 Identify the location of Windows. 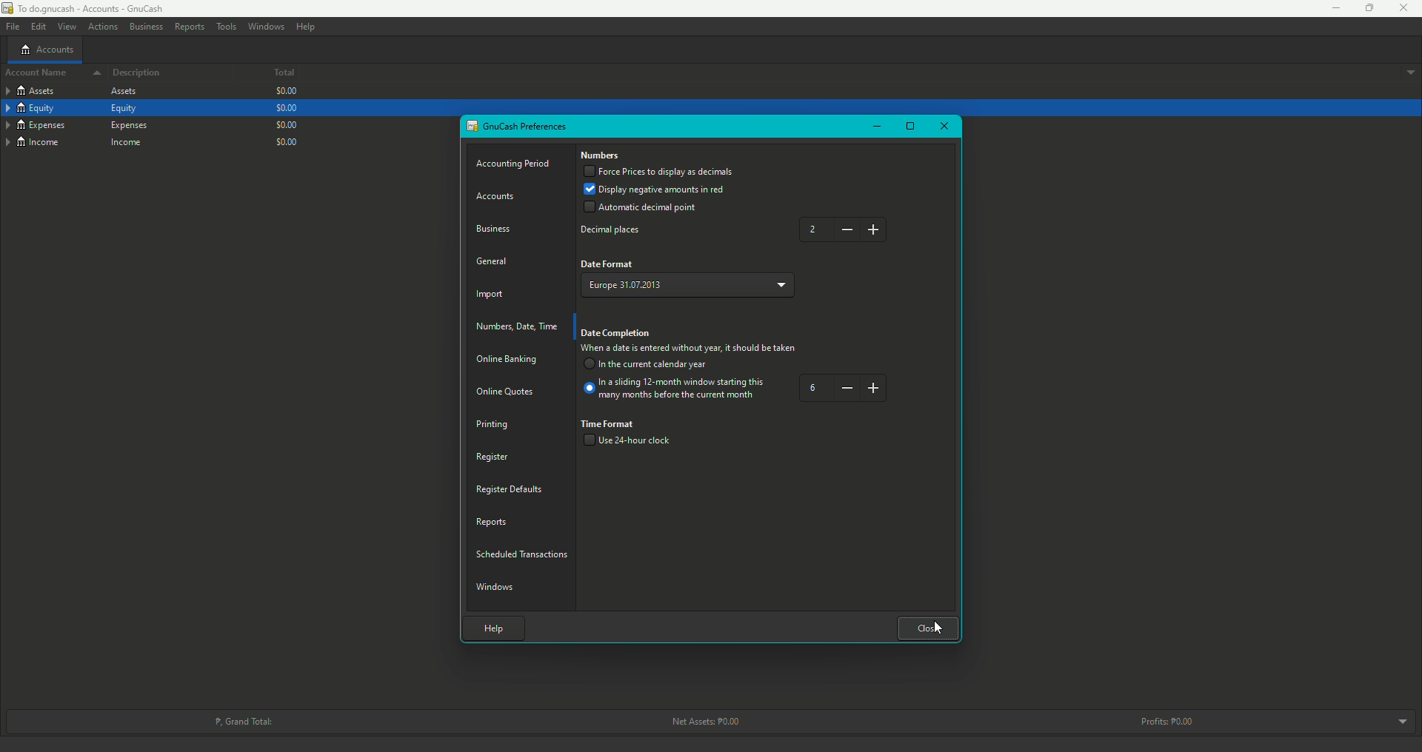
(267, 26).